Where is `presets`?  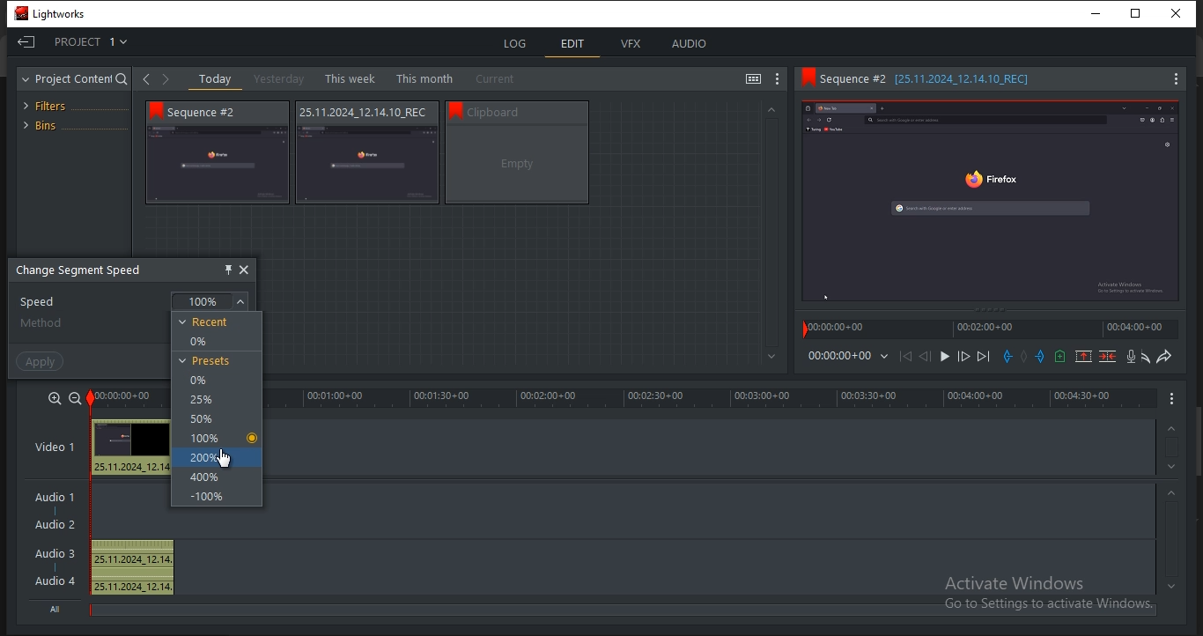 presets is located at coordinates (212, 361).